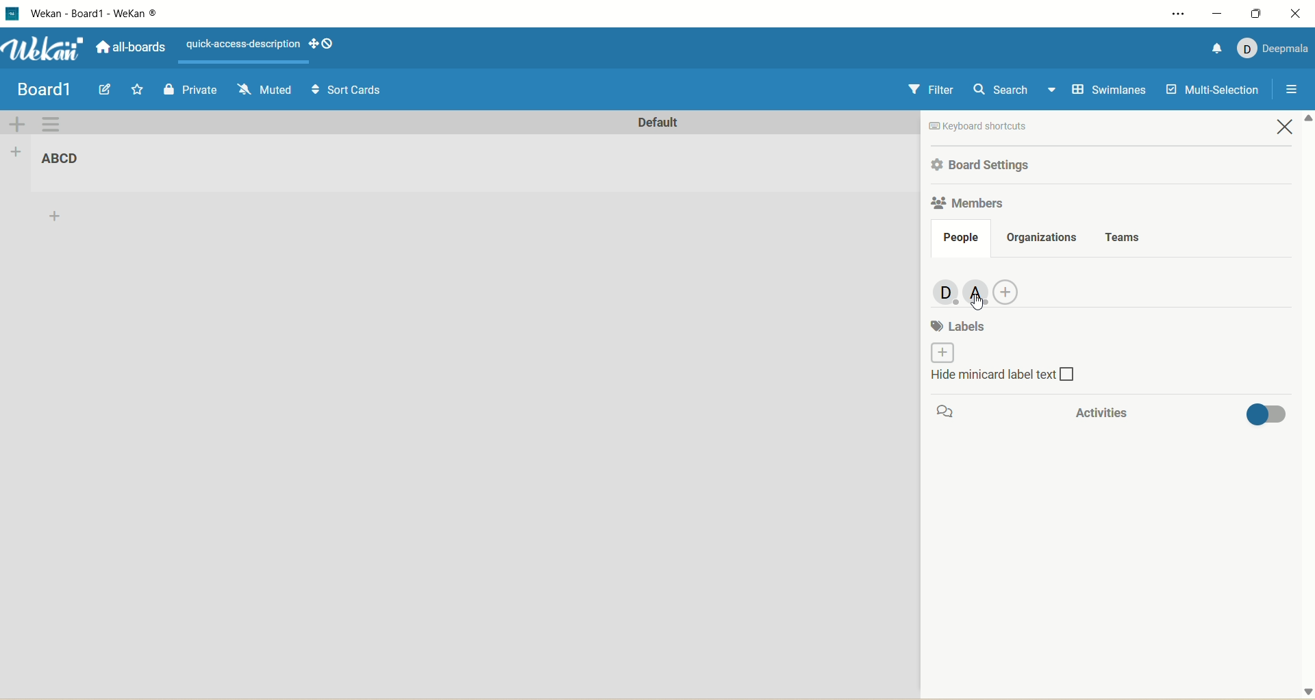  What do you see at coordinates (17, 123) in the screenshot?
I see `add swimlane` at bounding box center [17, 123].